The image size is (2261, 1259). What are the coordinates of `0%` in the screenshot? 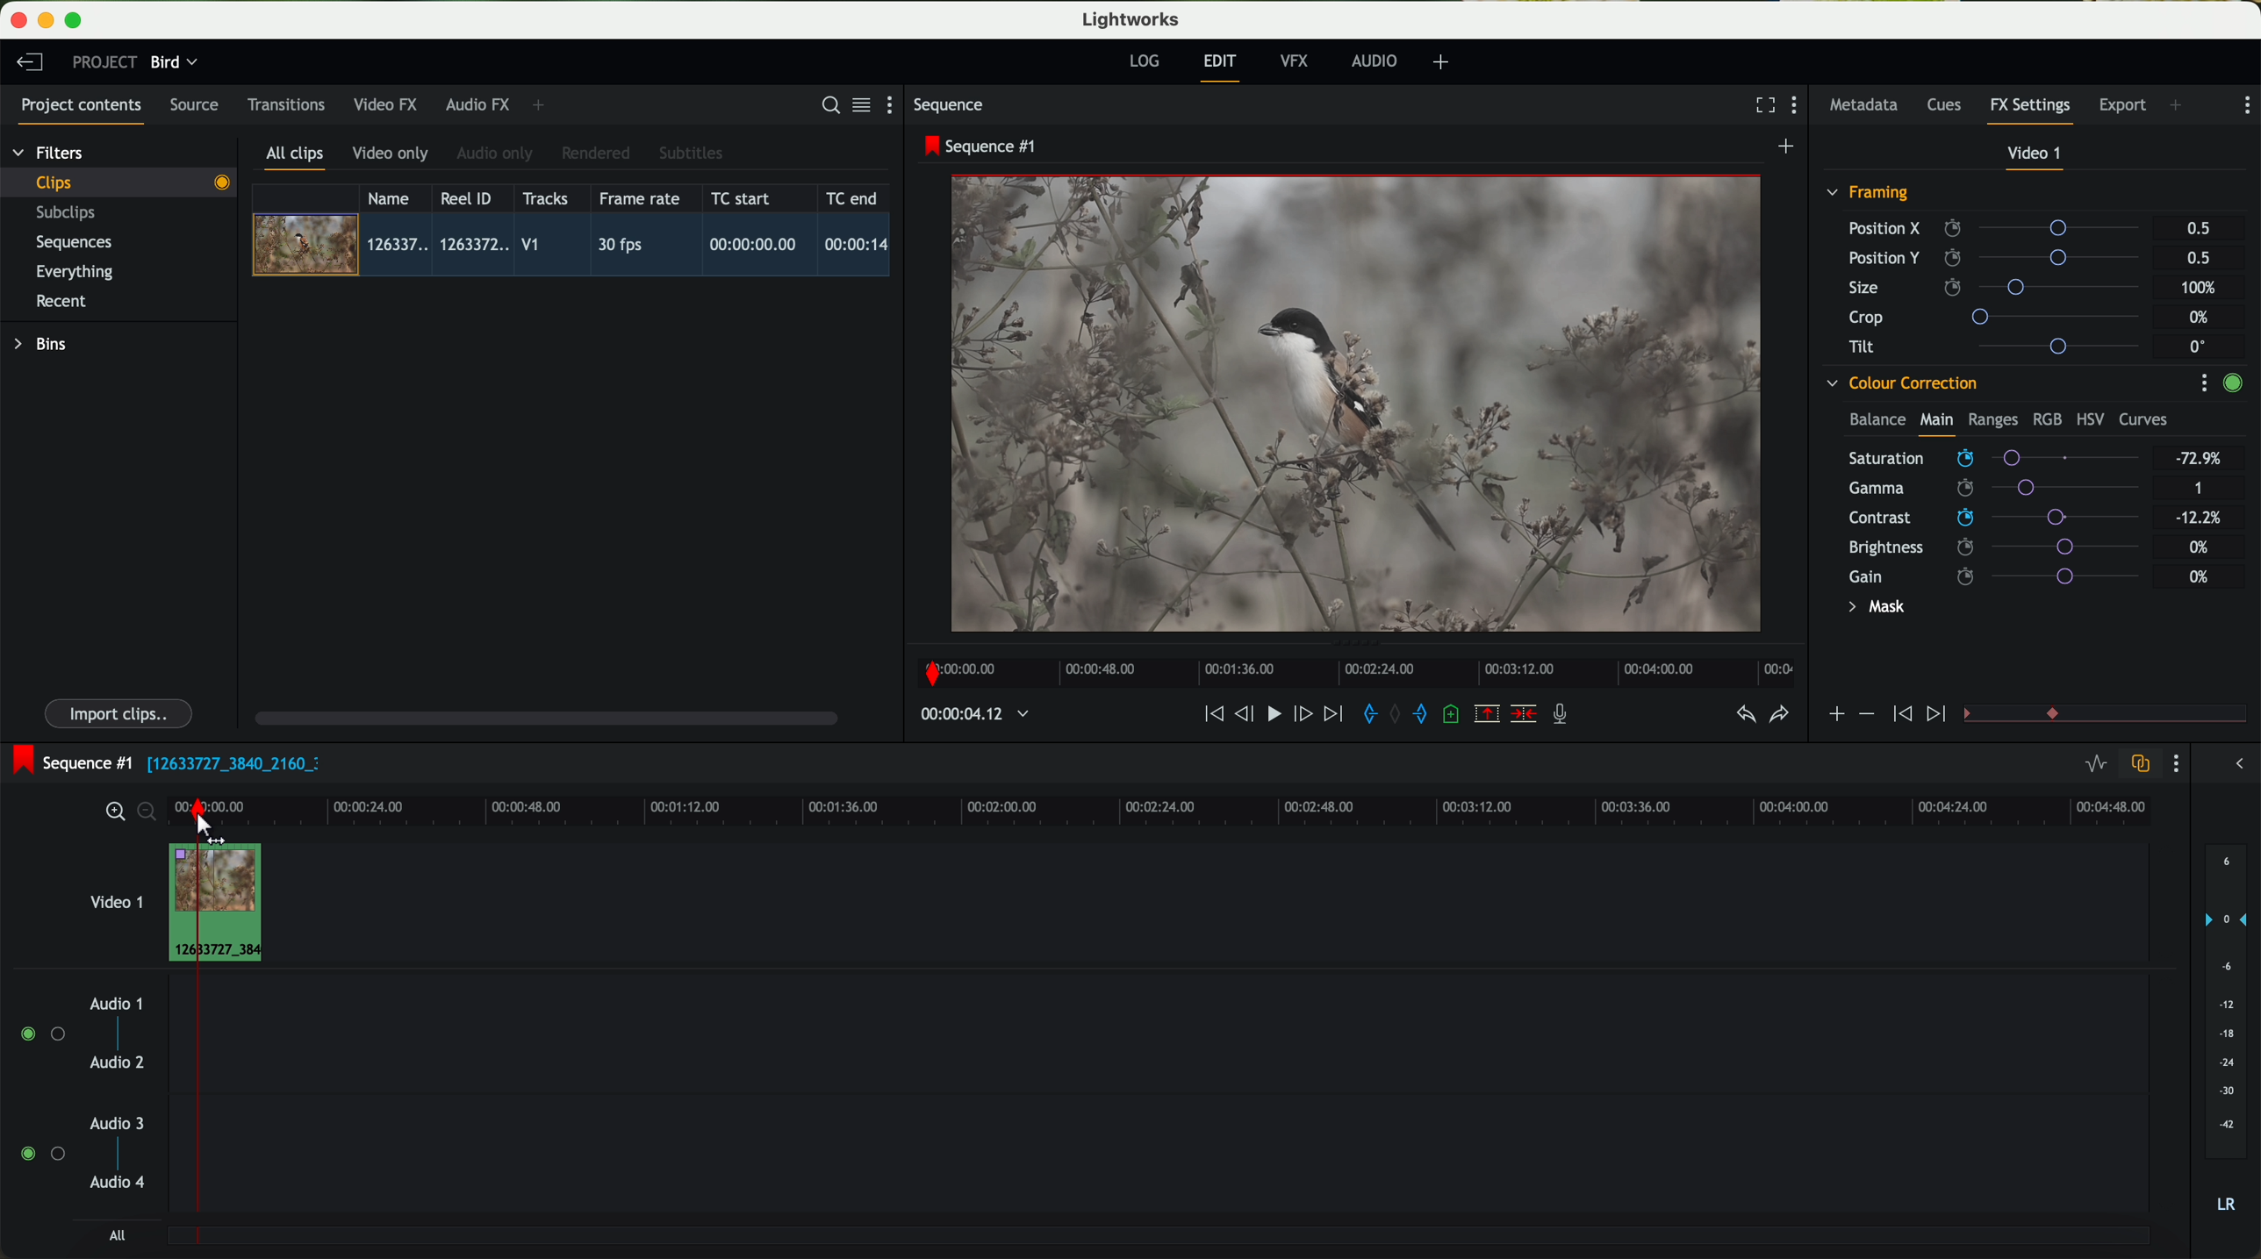 It's located at (2201, 318).